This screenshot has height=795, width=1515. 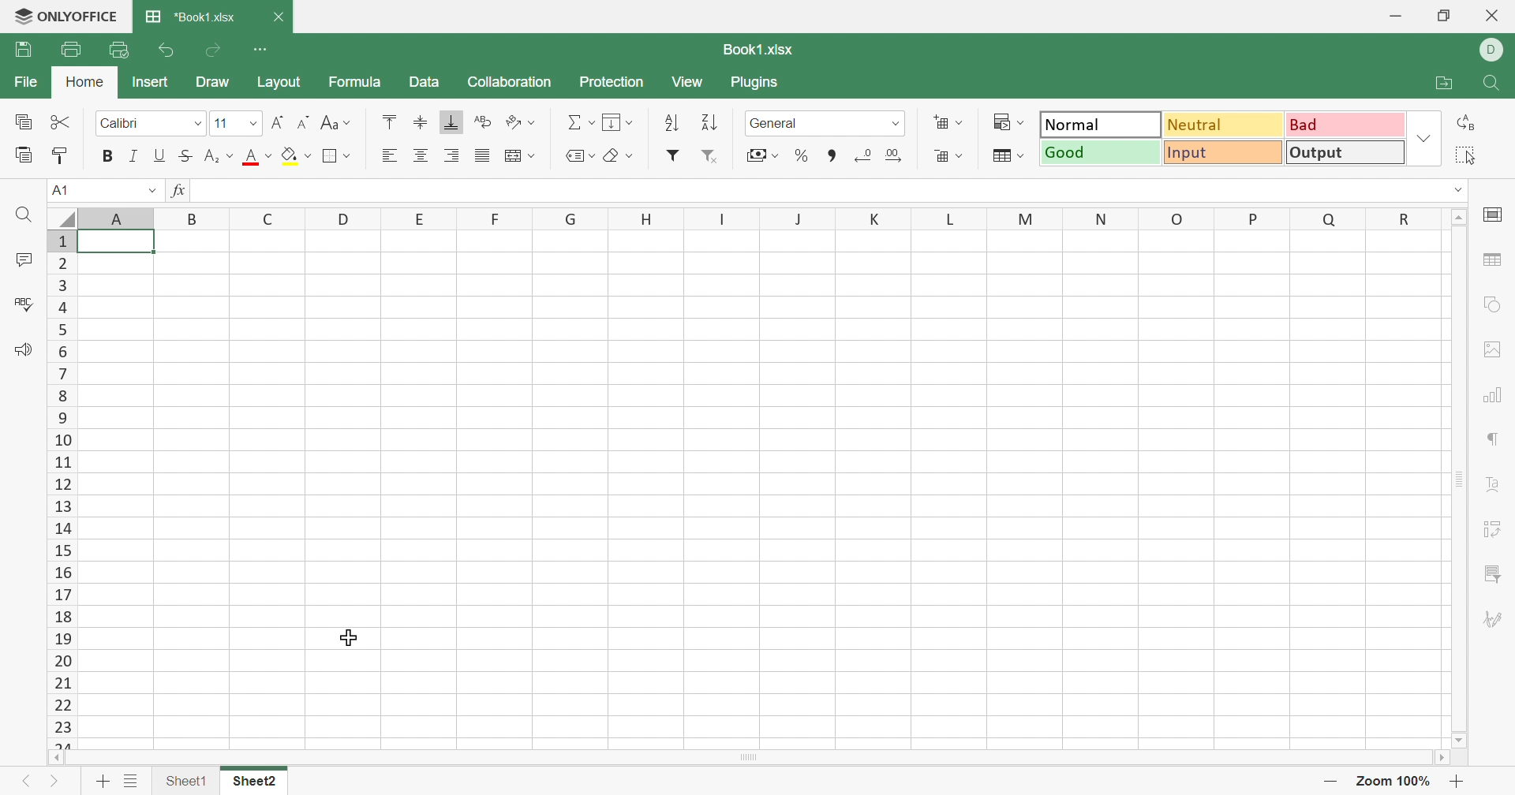 I want to click on Image settings, so click(x=1494, y=348).